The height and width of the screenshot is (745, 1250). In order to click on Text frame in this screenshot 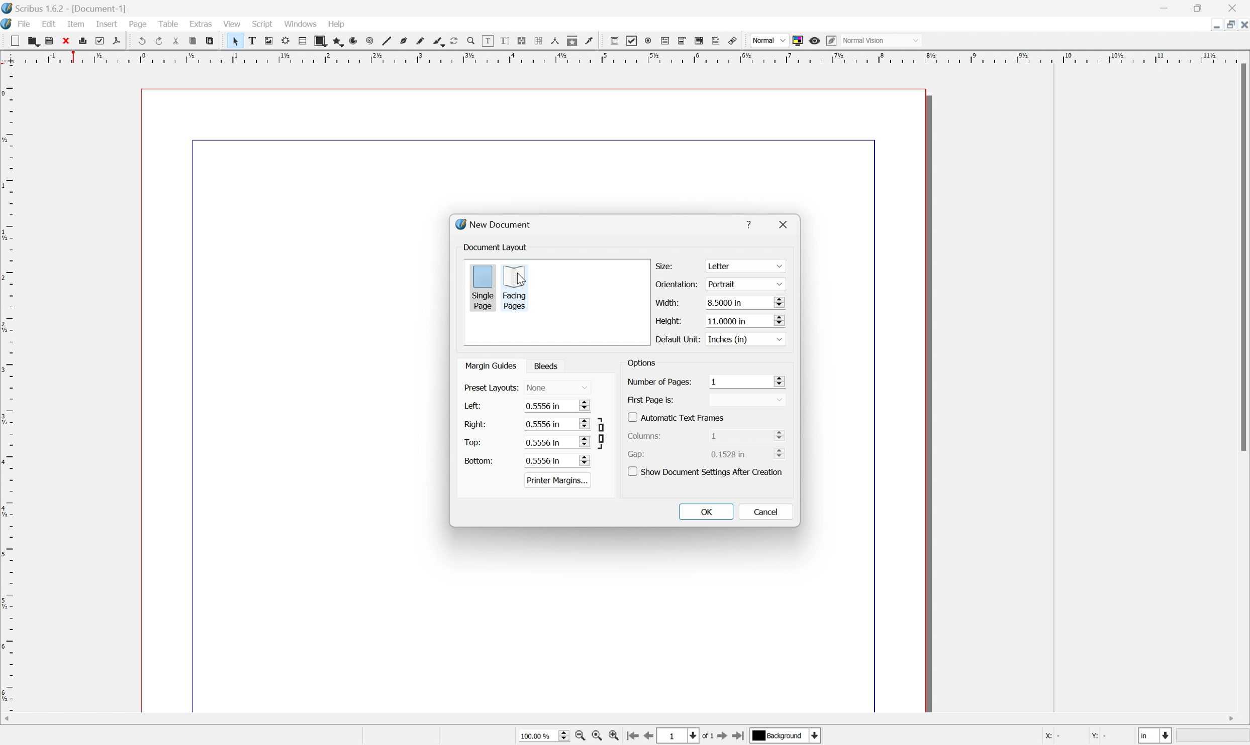, I will do `click(252, 41)`.